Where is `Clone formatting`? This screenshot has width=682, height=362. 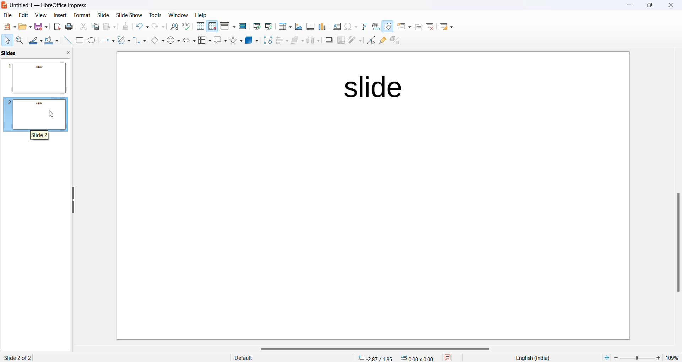
Clone formatting is located at coordinates (127, 27).